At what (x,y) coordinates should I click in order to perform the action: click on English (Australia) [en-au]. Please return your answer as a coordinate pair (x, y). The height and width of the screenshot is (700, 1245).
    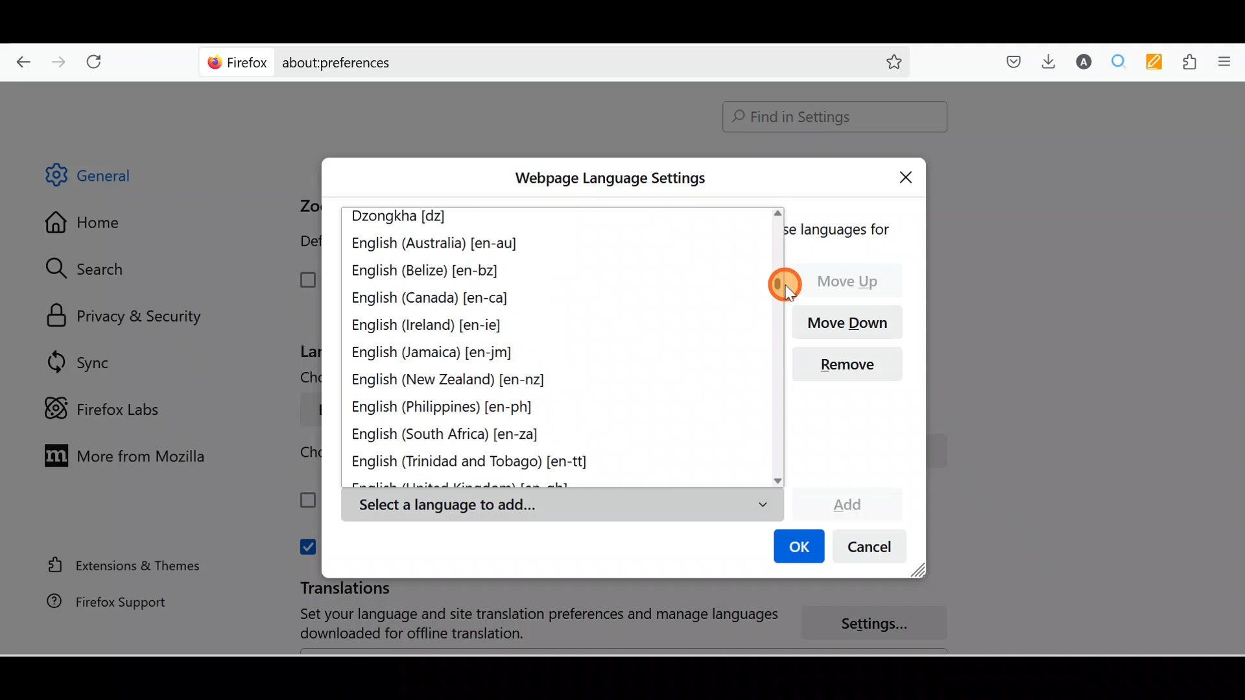
    Looking at the image, I should click on (436, 246).